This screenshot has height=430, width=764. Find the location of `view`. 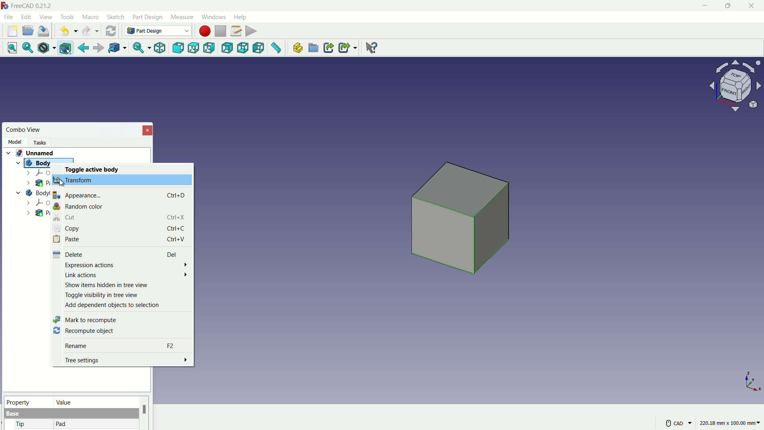

view is located at coordinates (45, 17).